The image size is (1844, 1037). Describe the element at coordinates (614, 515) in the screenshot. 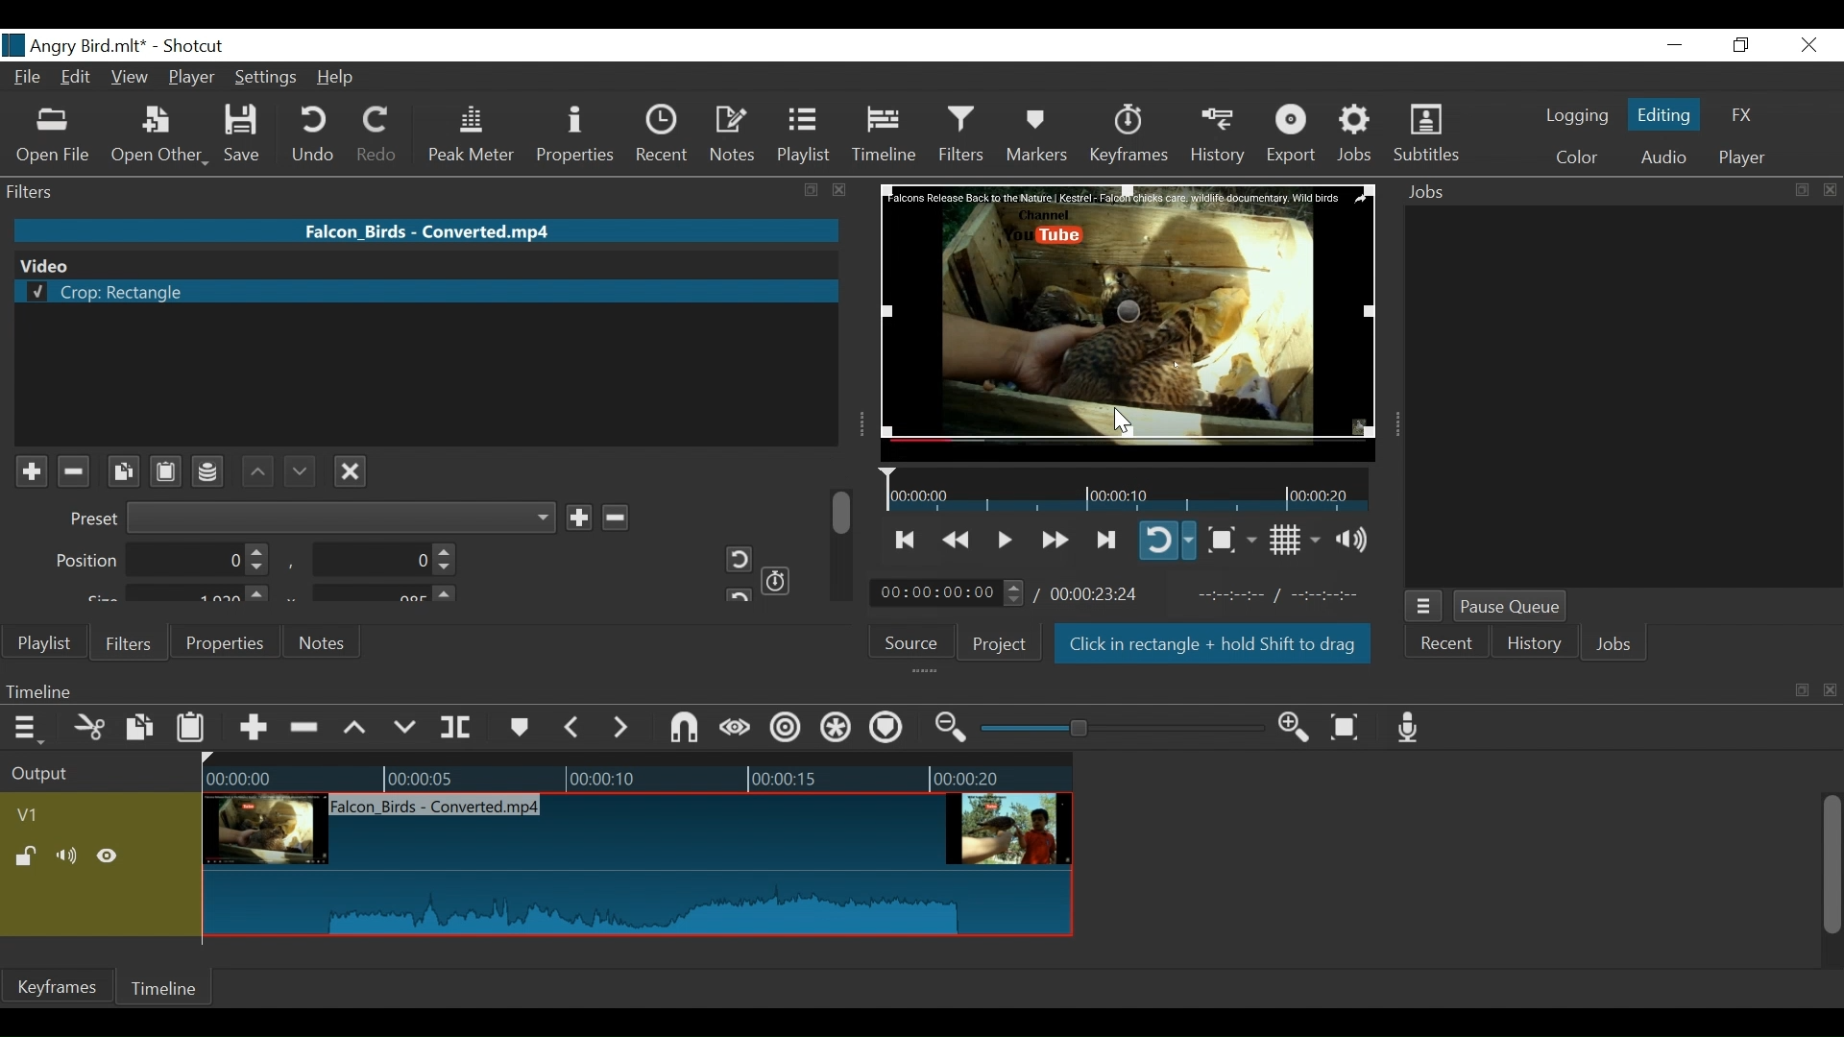

I see `Minus` at that location.